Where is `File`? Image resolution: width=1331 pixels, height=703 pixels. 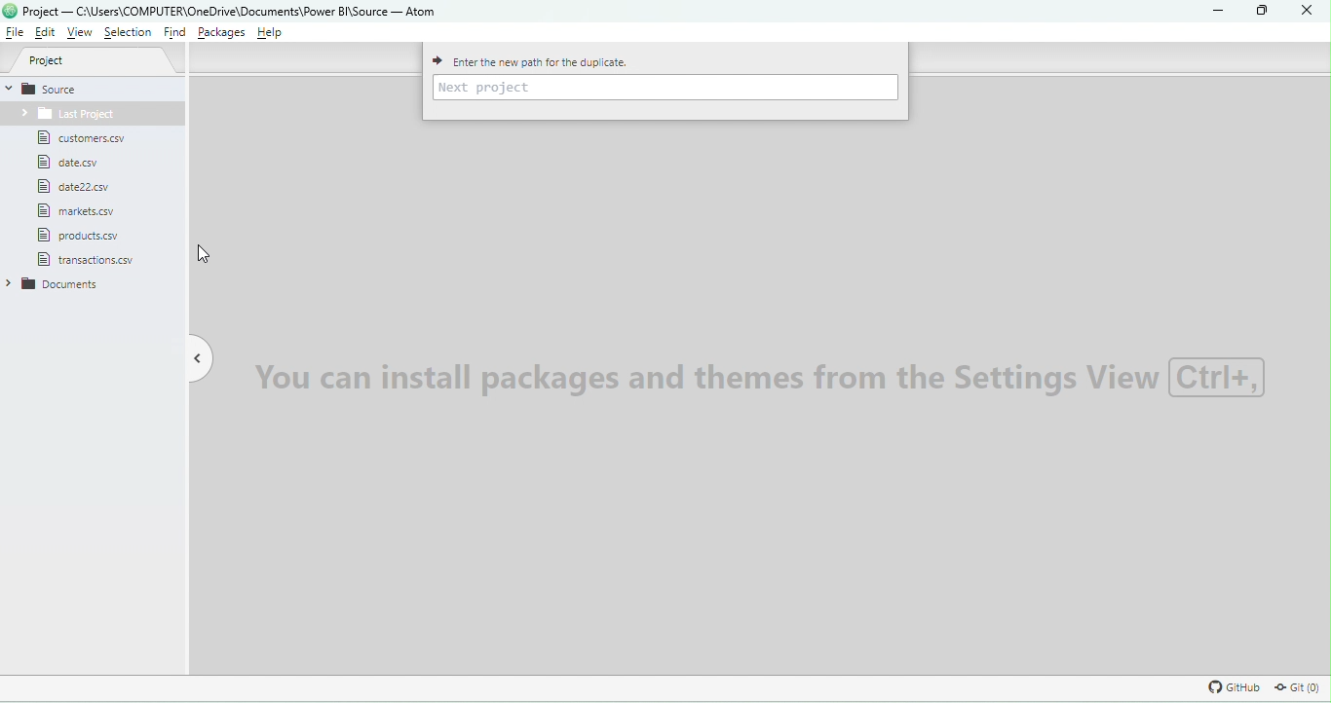
File is located at coordinates (77, 141).